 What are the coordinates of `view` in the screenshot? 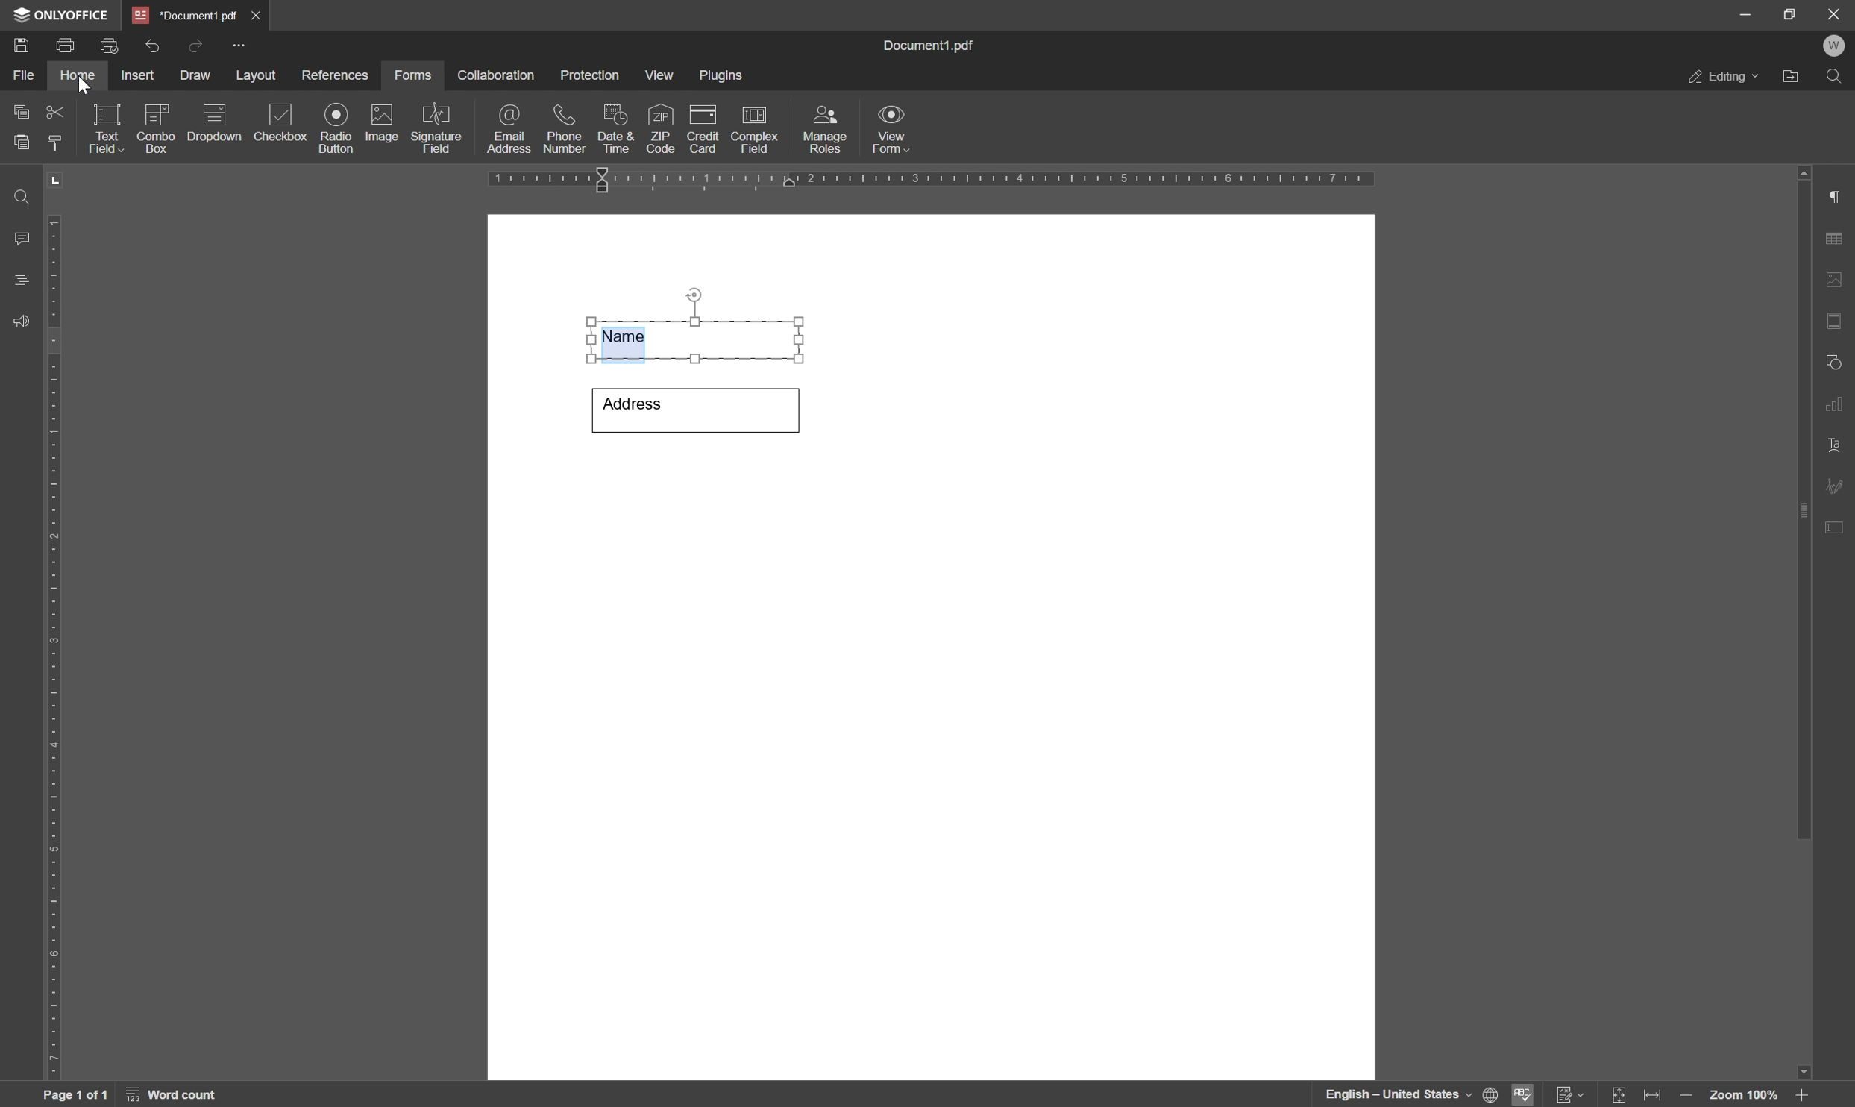 It's located at (661, 75).